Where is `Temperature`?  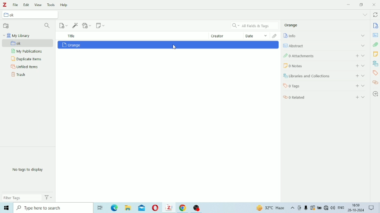
Temperature is located at coordinates (271, 208).